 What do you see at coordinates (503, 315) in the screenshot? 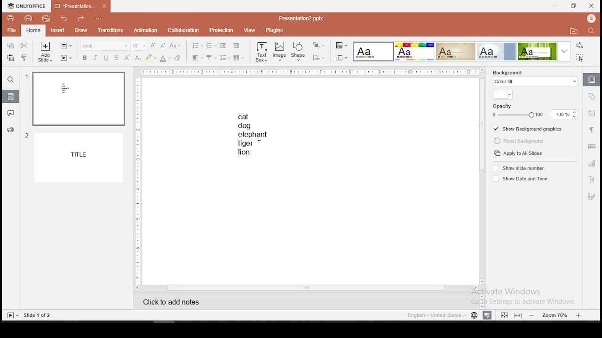
I see `fit to width` at bounding box center [503, 315].